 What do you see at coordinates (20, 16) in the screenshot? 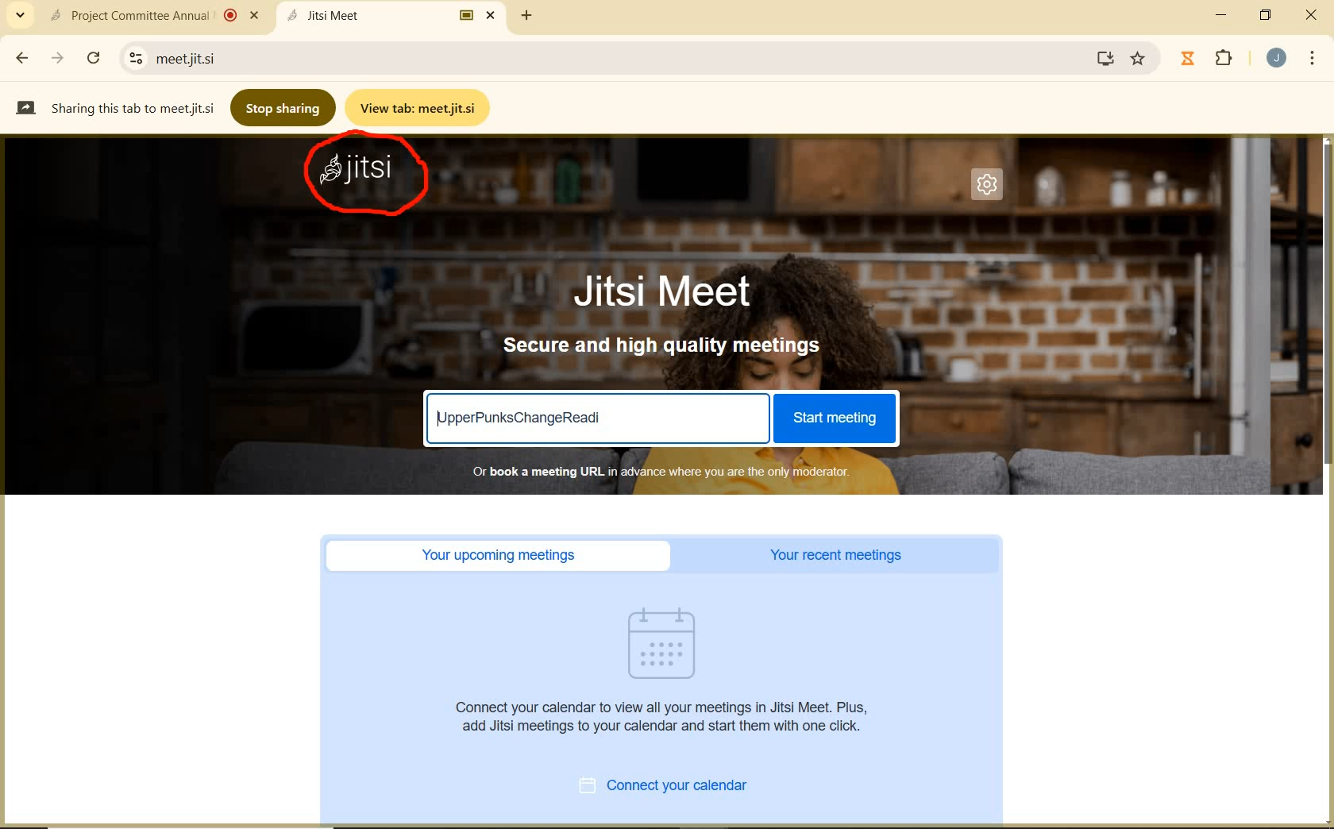
I see `Collapse` at bounding box center [20, 16].